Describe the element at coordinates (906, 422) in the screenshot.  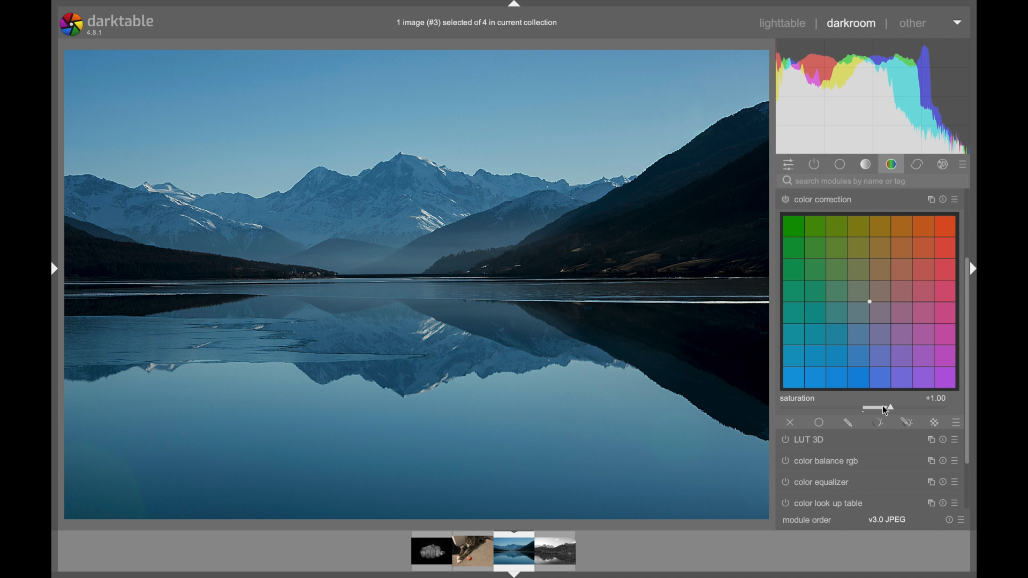
I see `drawn and parametric mask` at that location.